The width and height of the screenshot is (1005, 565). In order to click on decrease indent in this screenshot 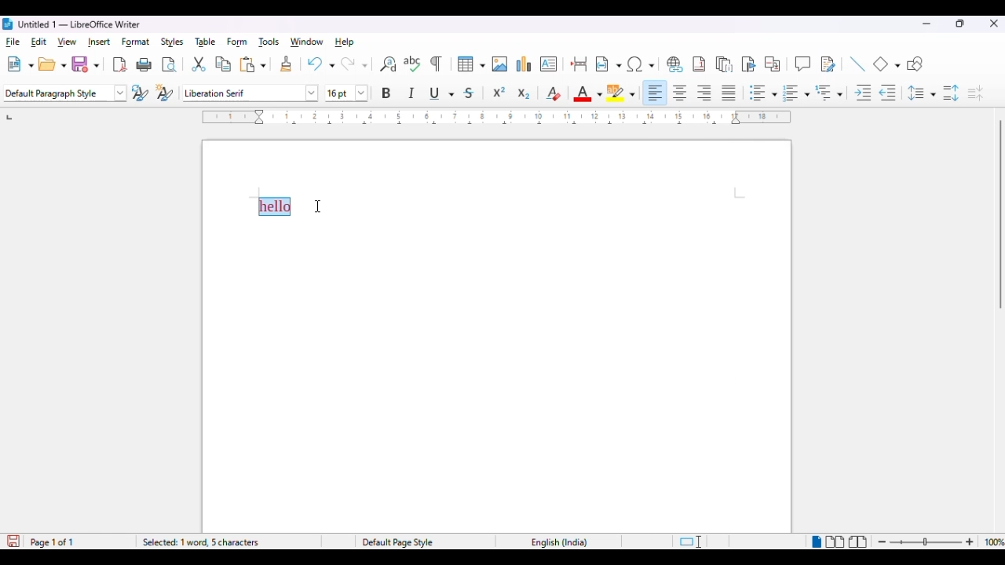, I will do `click(889, 93)`.